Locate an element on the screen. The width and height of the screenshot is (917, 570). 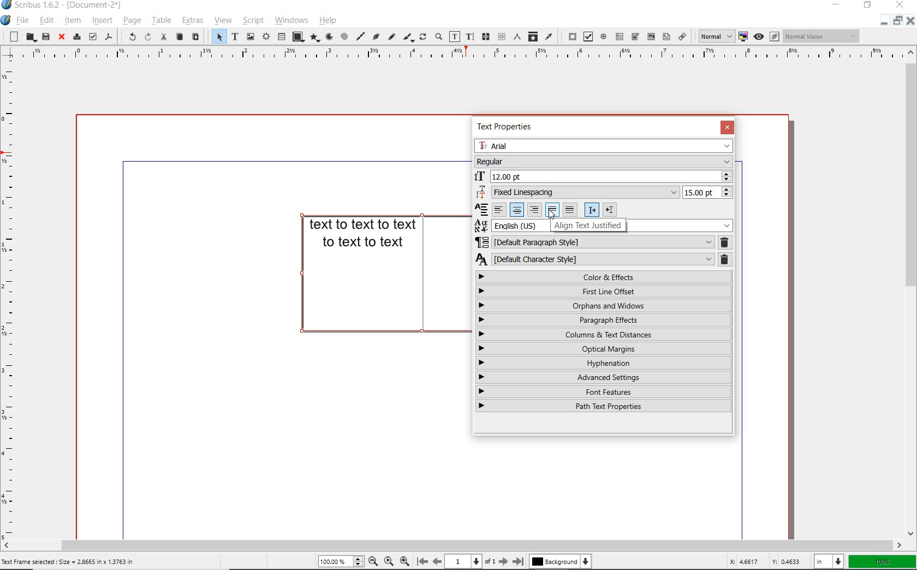
Bezier curve is located at coordinates (376, 36).